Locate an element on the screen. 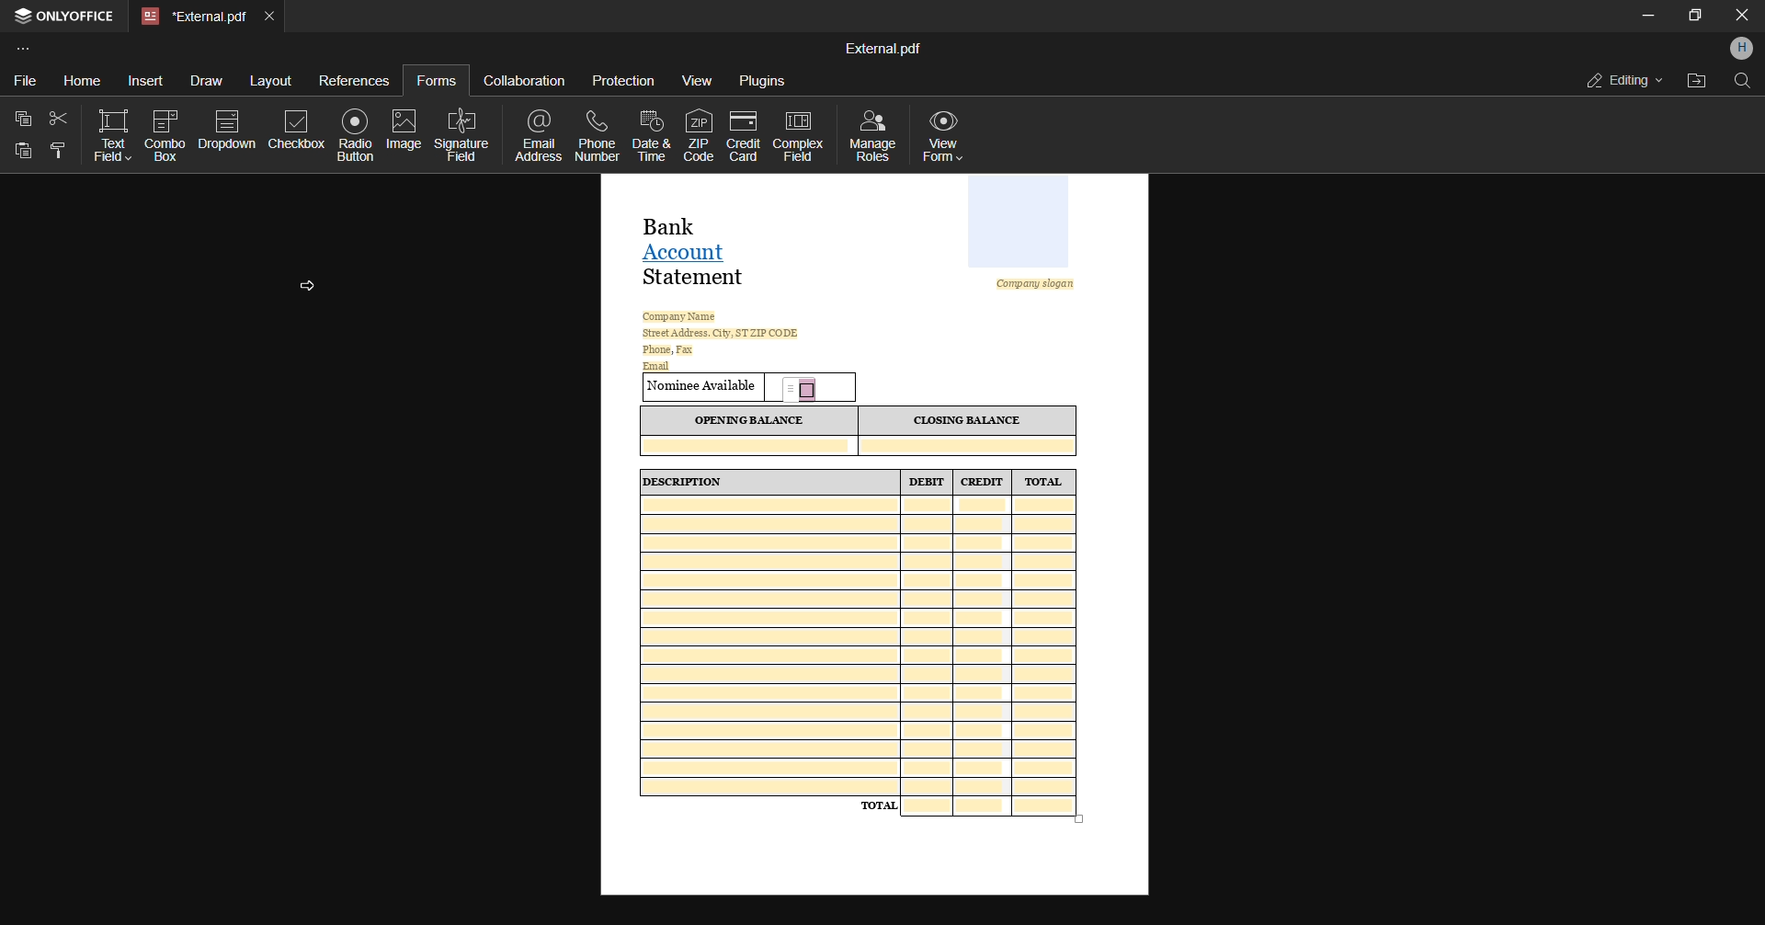 This screenshot has height=925, width=1765. date and time is located at coordinates (651, 138).